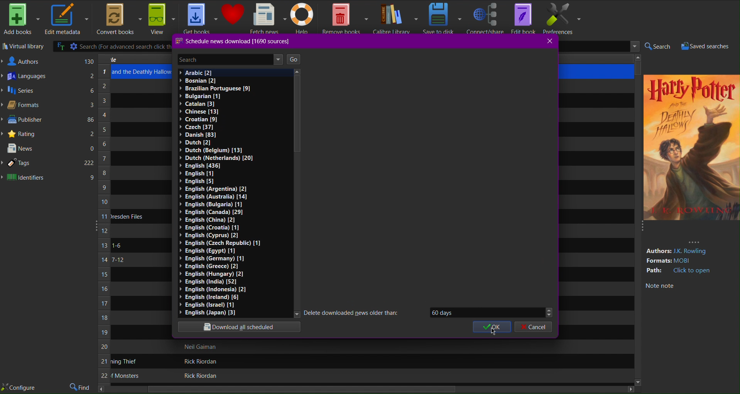 This screenshot has height=394, width=740. I want to click on Close, so click(550, 41).